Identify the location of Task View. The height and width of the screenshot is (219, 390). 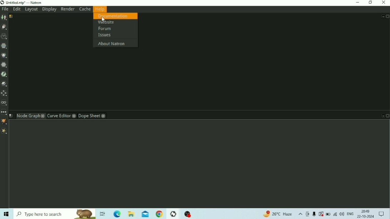
(103, 214).